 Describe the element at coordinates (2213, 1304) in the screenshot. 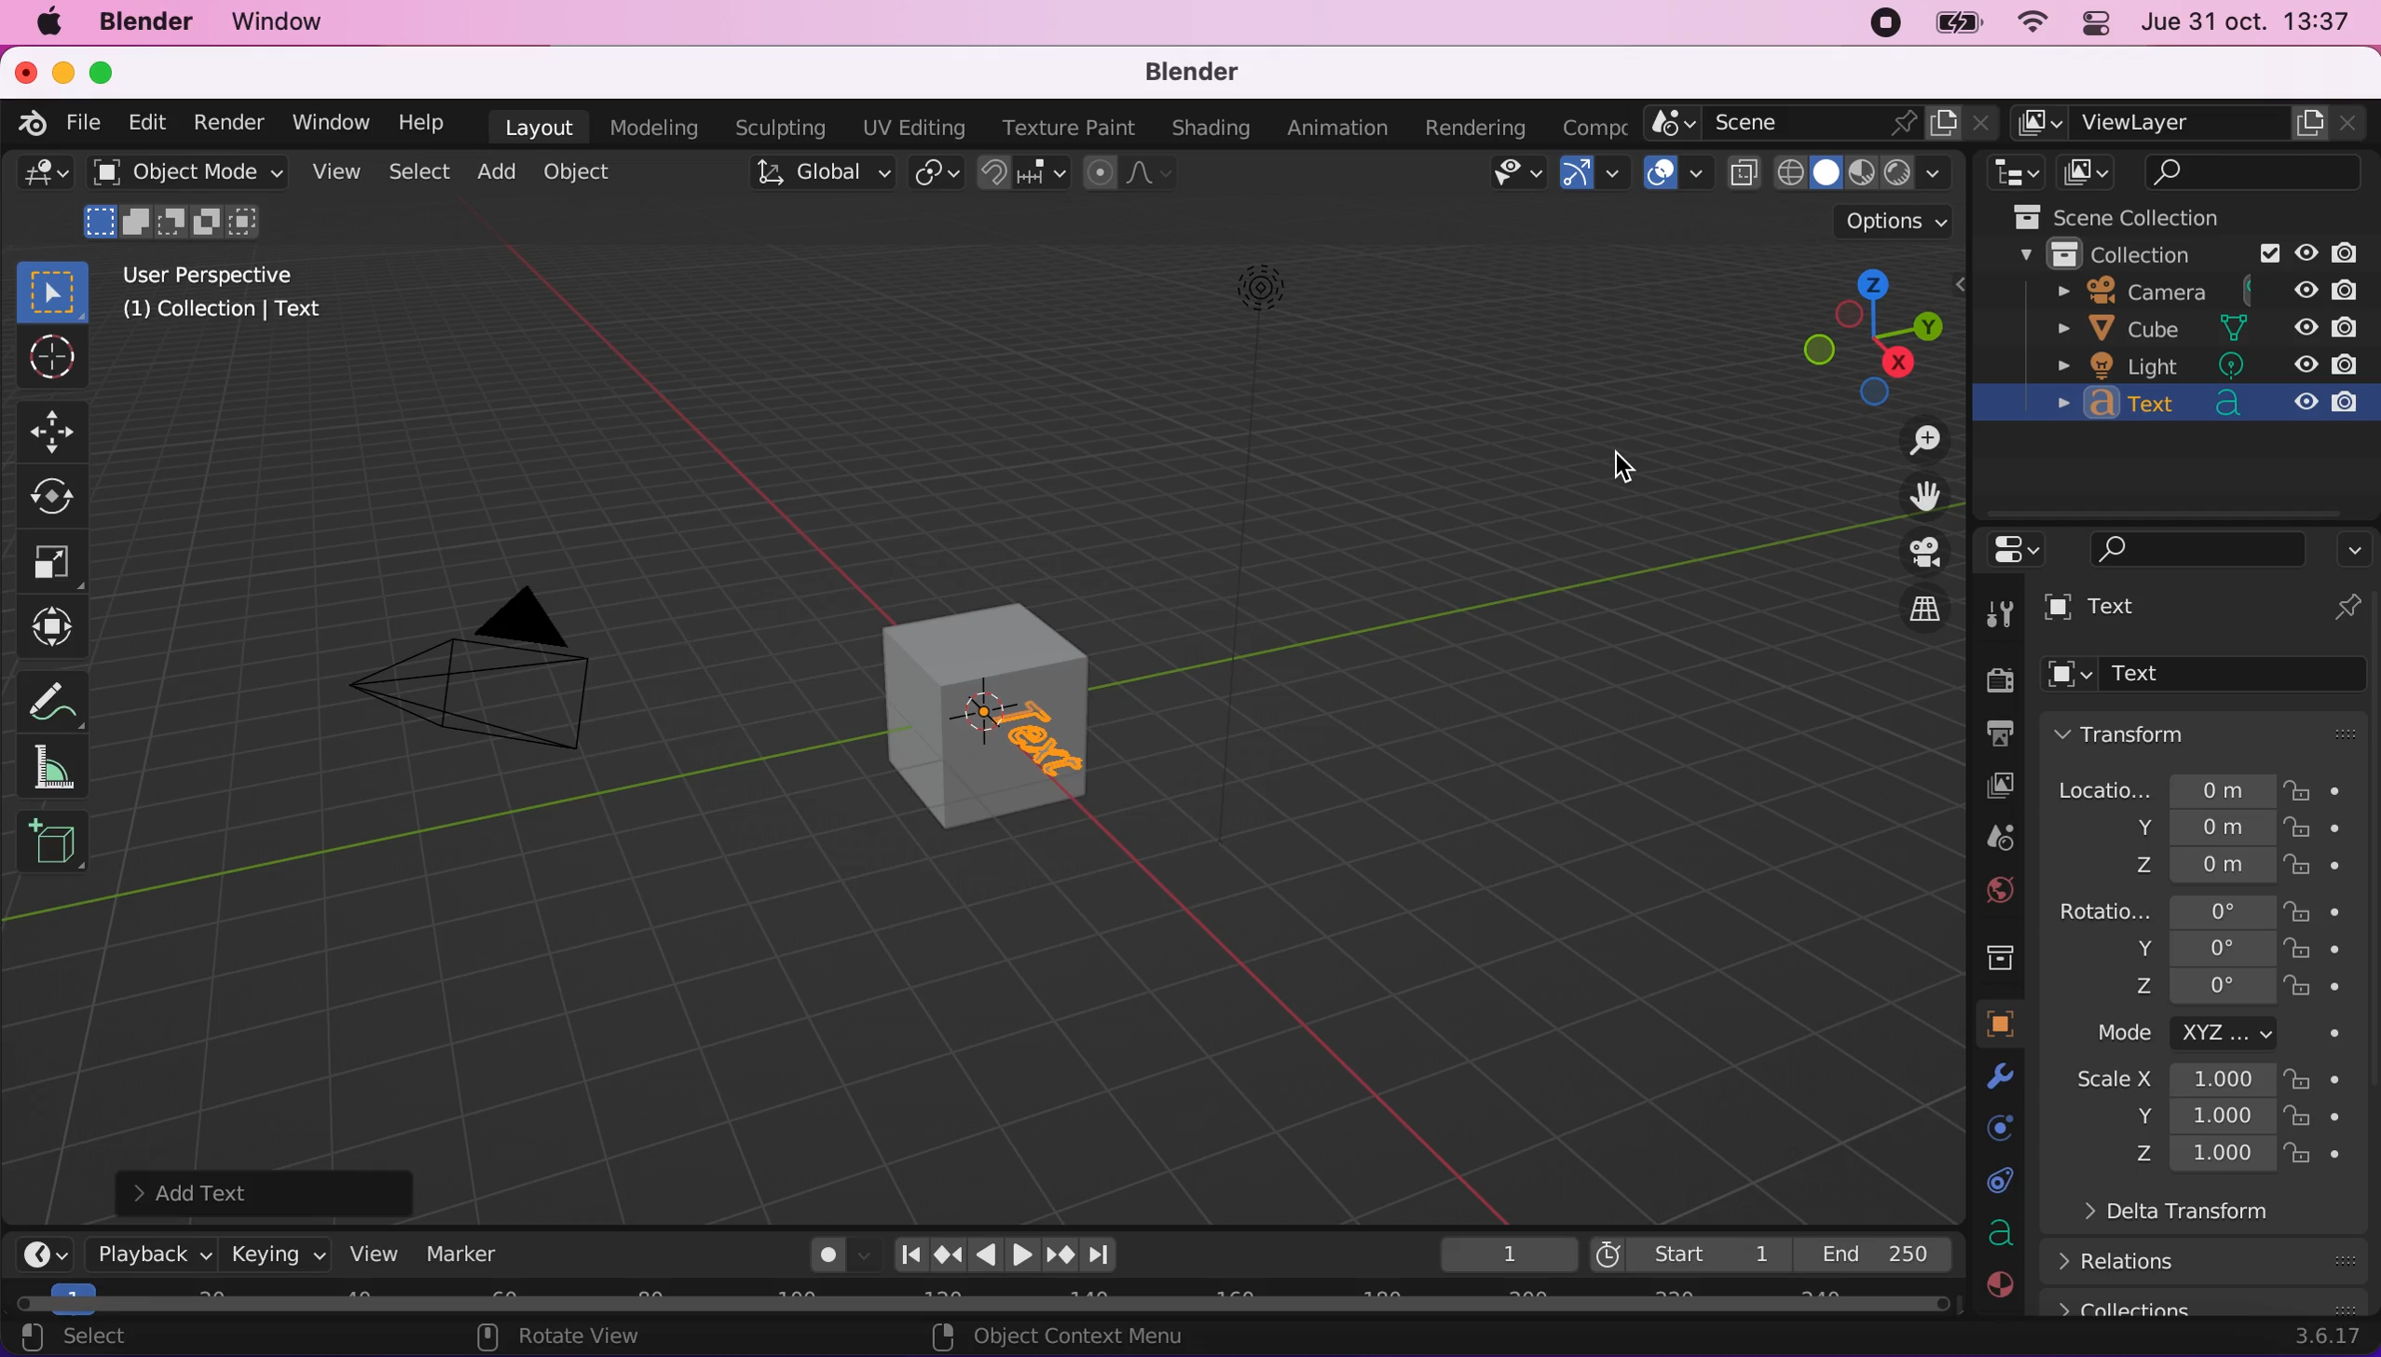

I see `collections` at that location.